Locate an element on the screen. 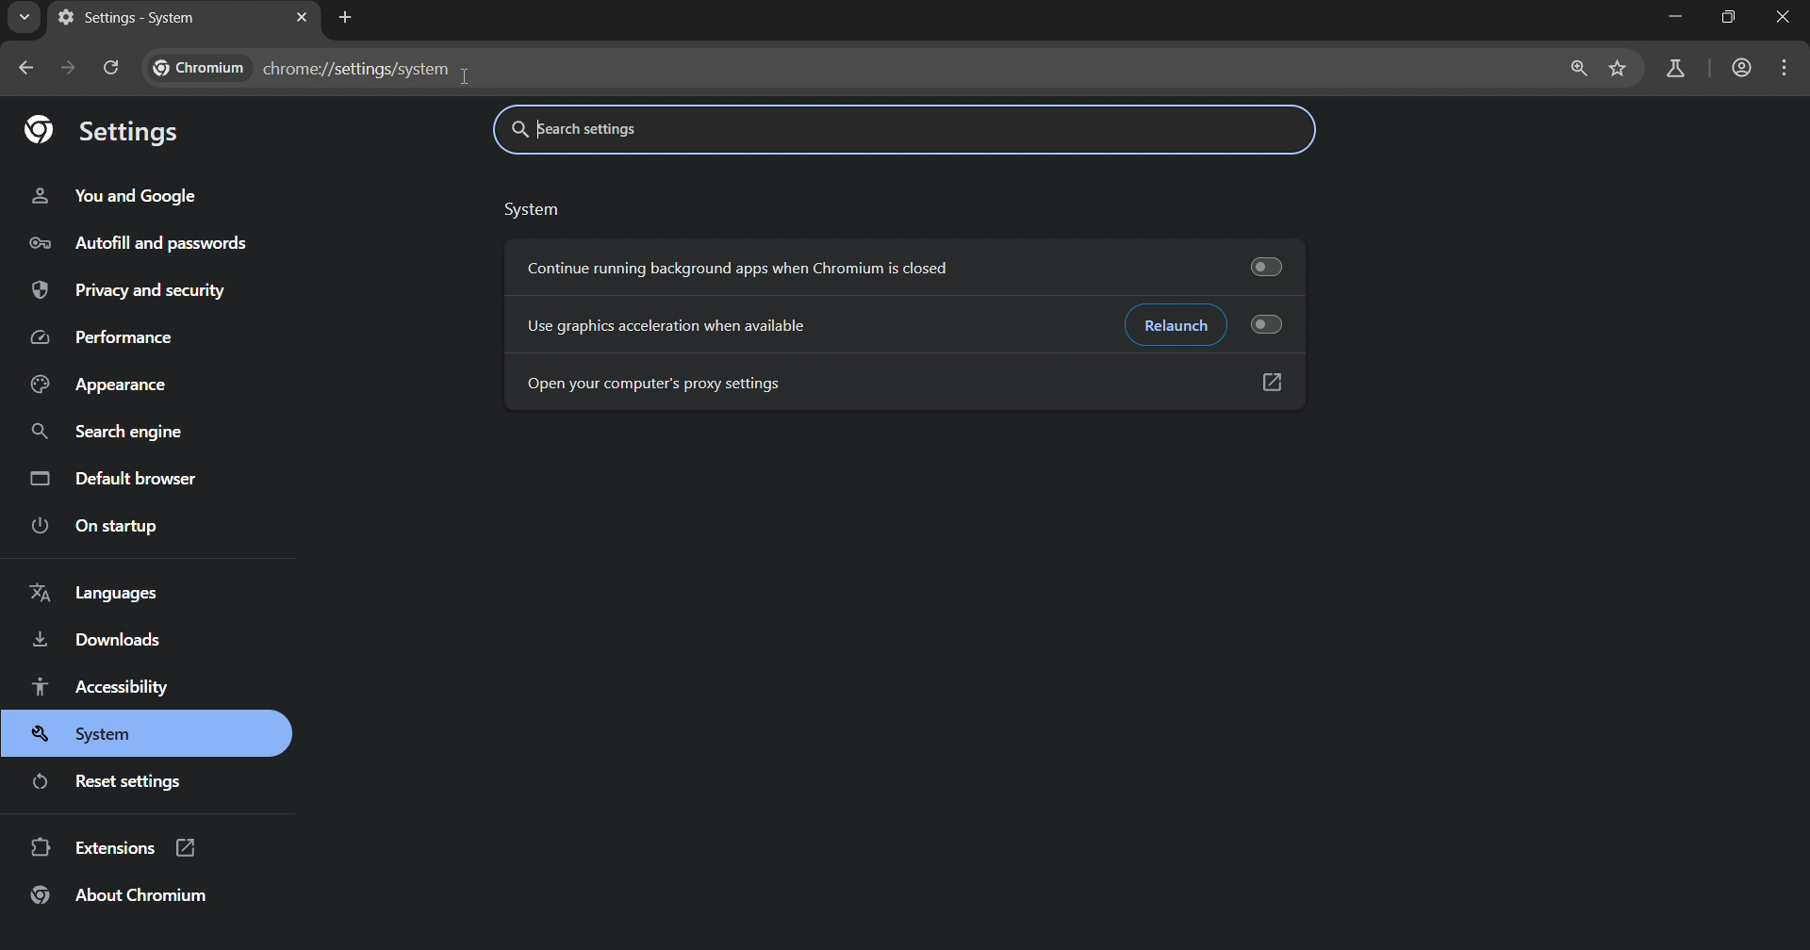 This screenshot has height=950, width=1810. bookmark page is located at coordinates (1622, 68).